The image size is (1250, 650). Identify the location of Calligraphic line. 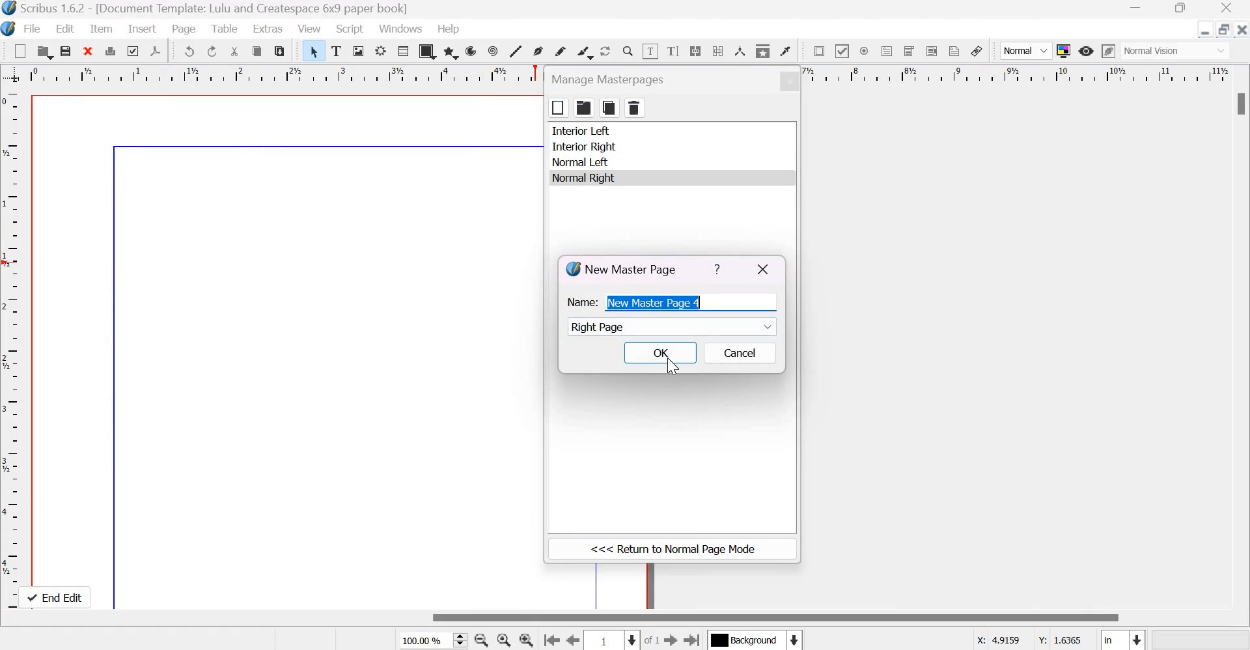
(585, 51).